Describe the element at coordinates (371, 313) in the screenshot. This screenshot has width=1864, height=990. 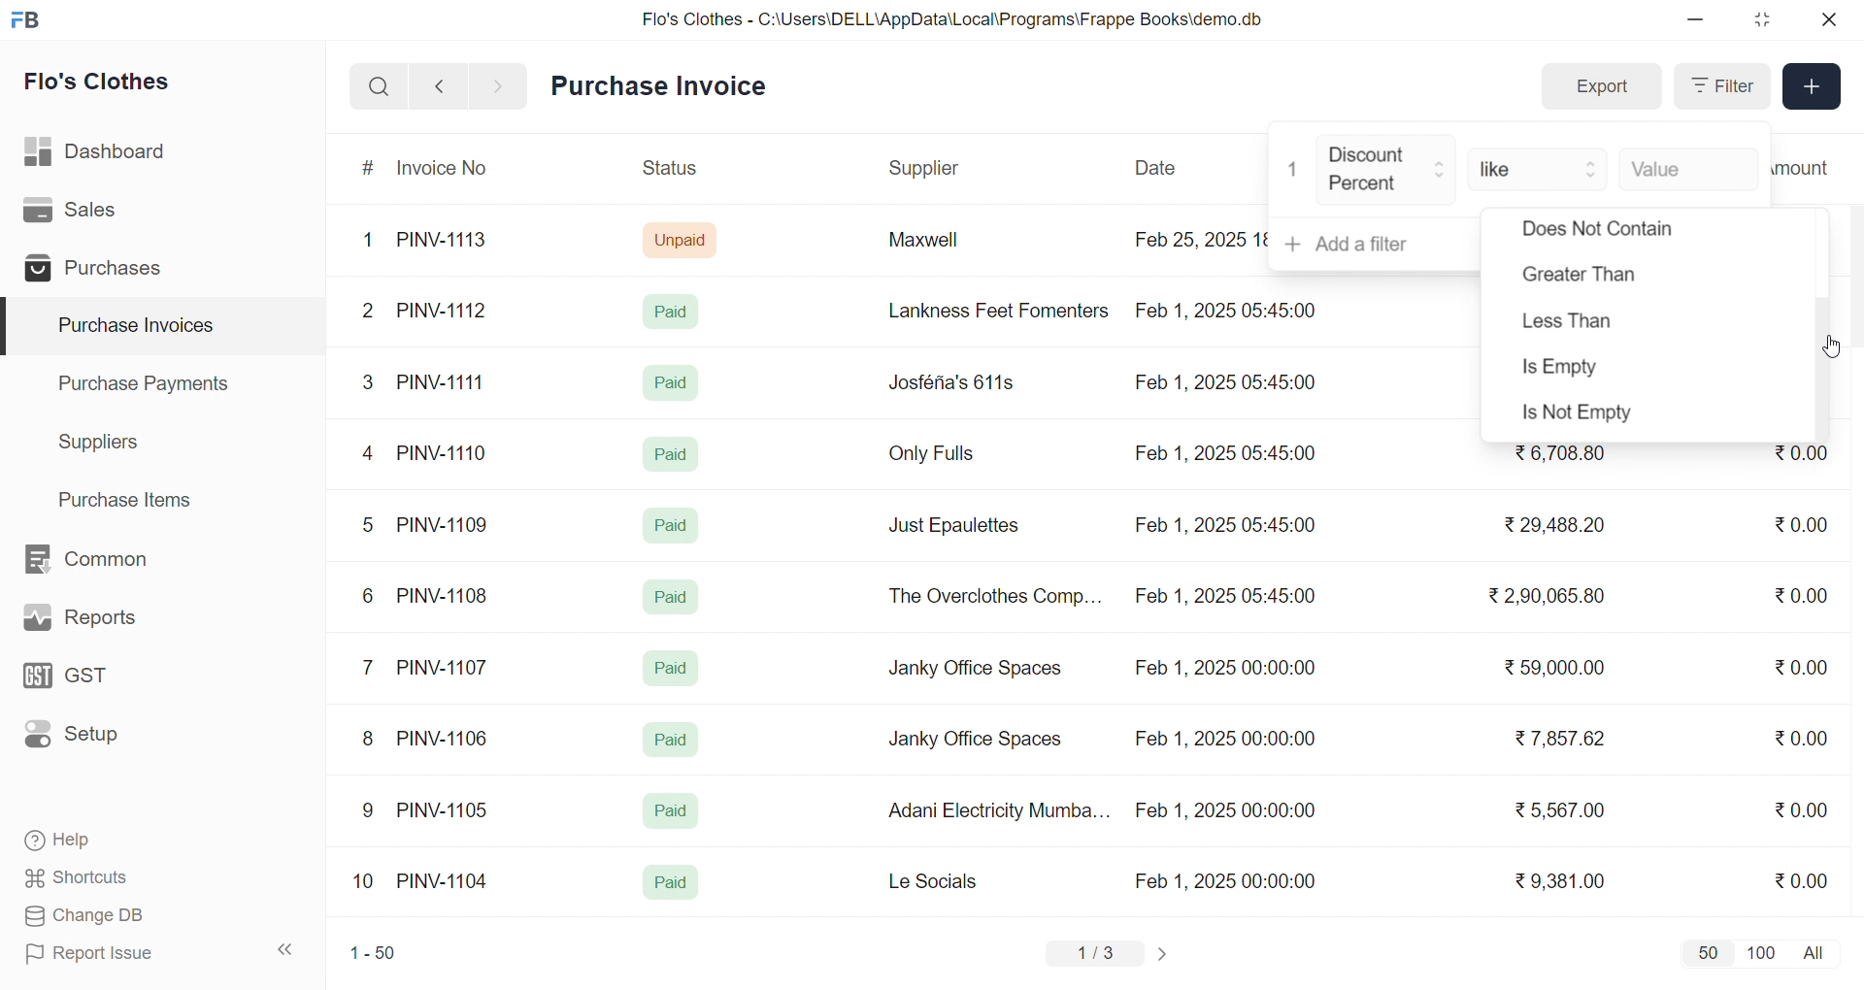
I see `2` at that location.